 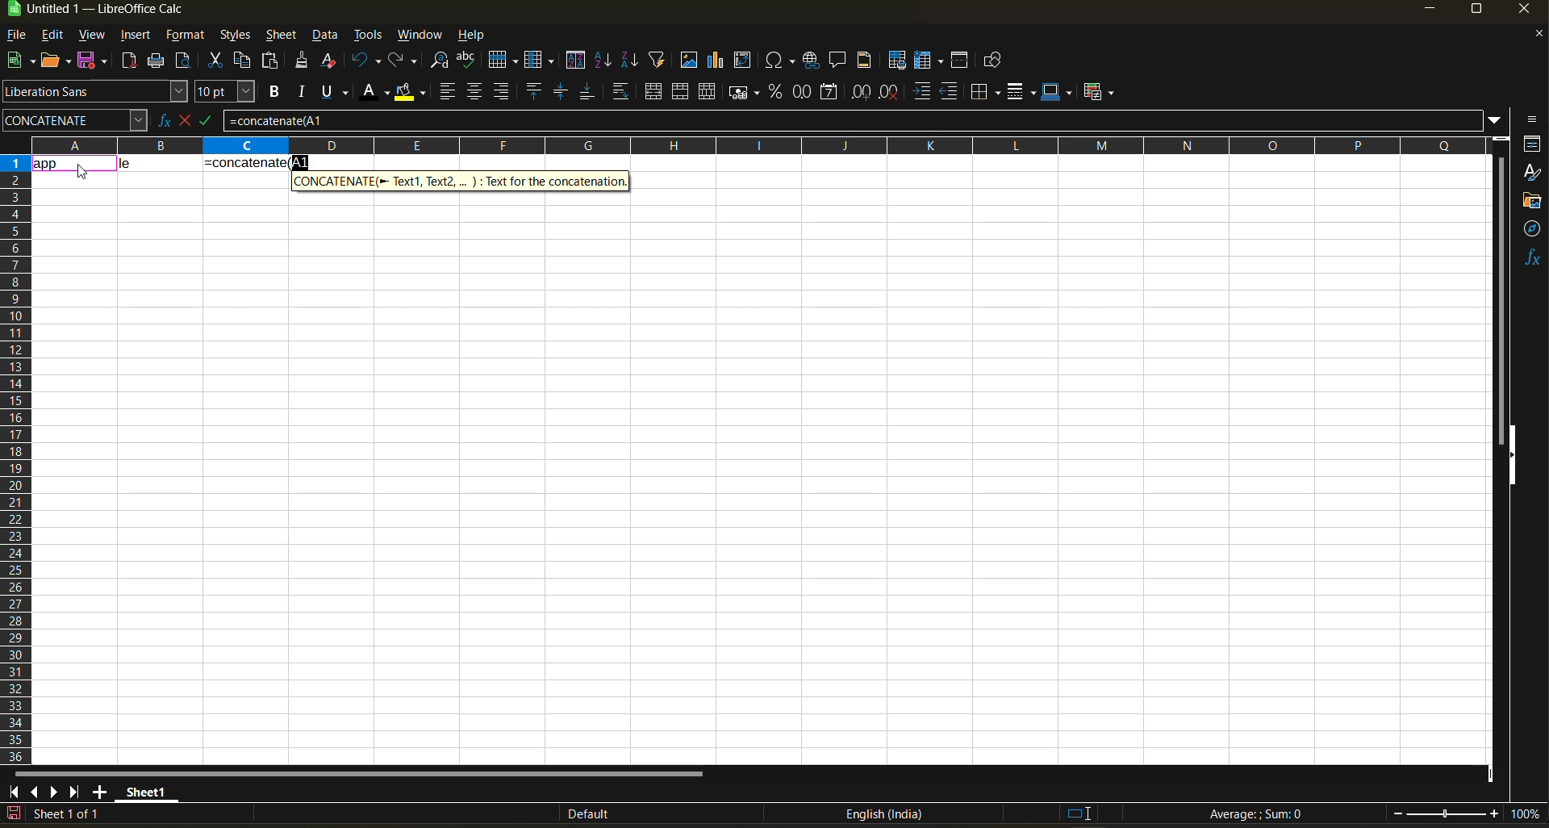 What do you see at coordinates (35, 791) in the screenshot?
I see `scroll to previous sheet` at bounding box center [35, 791].